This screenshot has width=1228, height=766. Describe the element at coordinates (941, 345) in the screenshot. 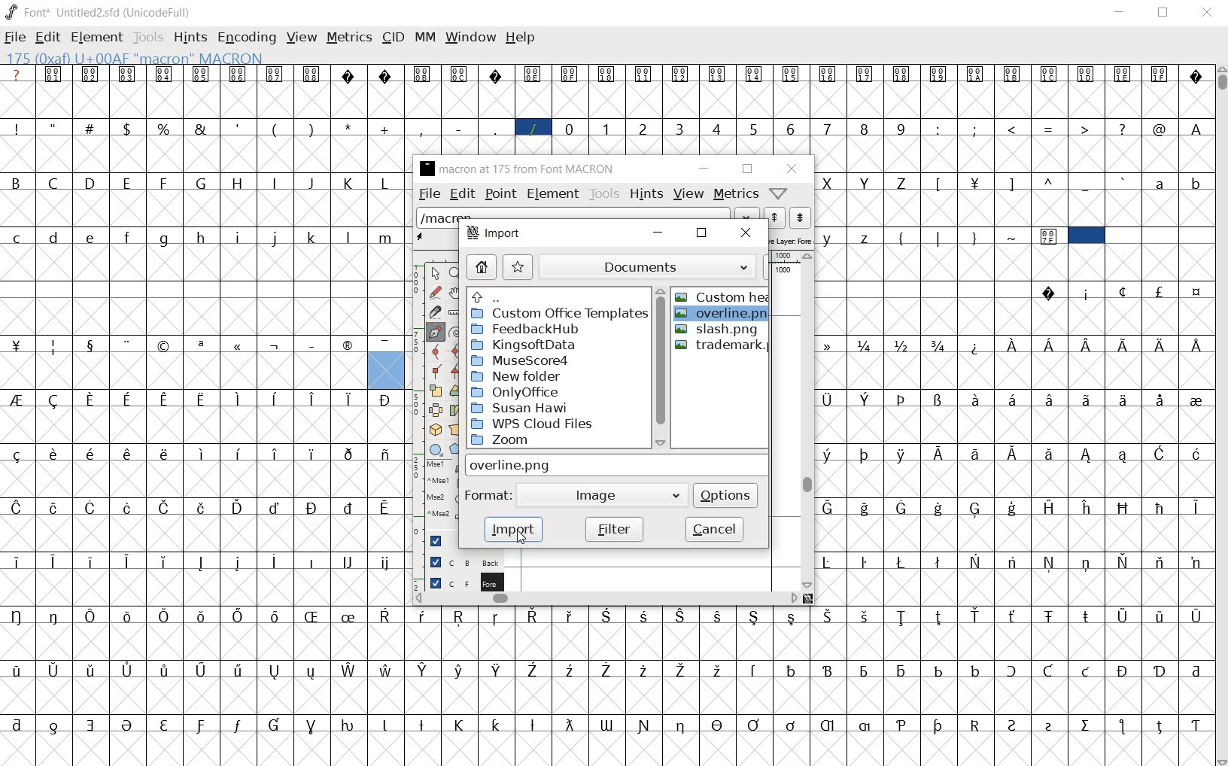

I see `Symbol` at that location.